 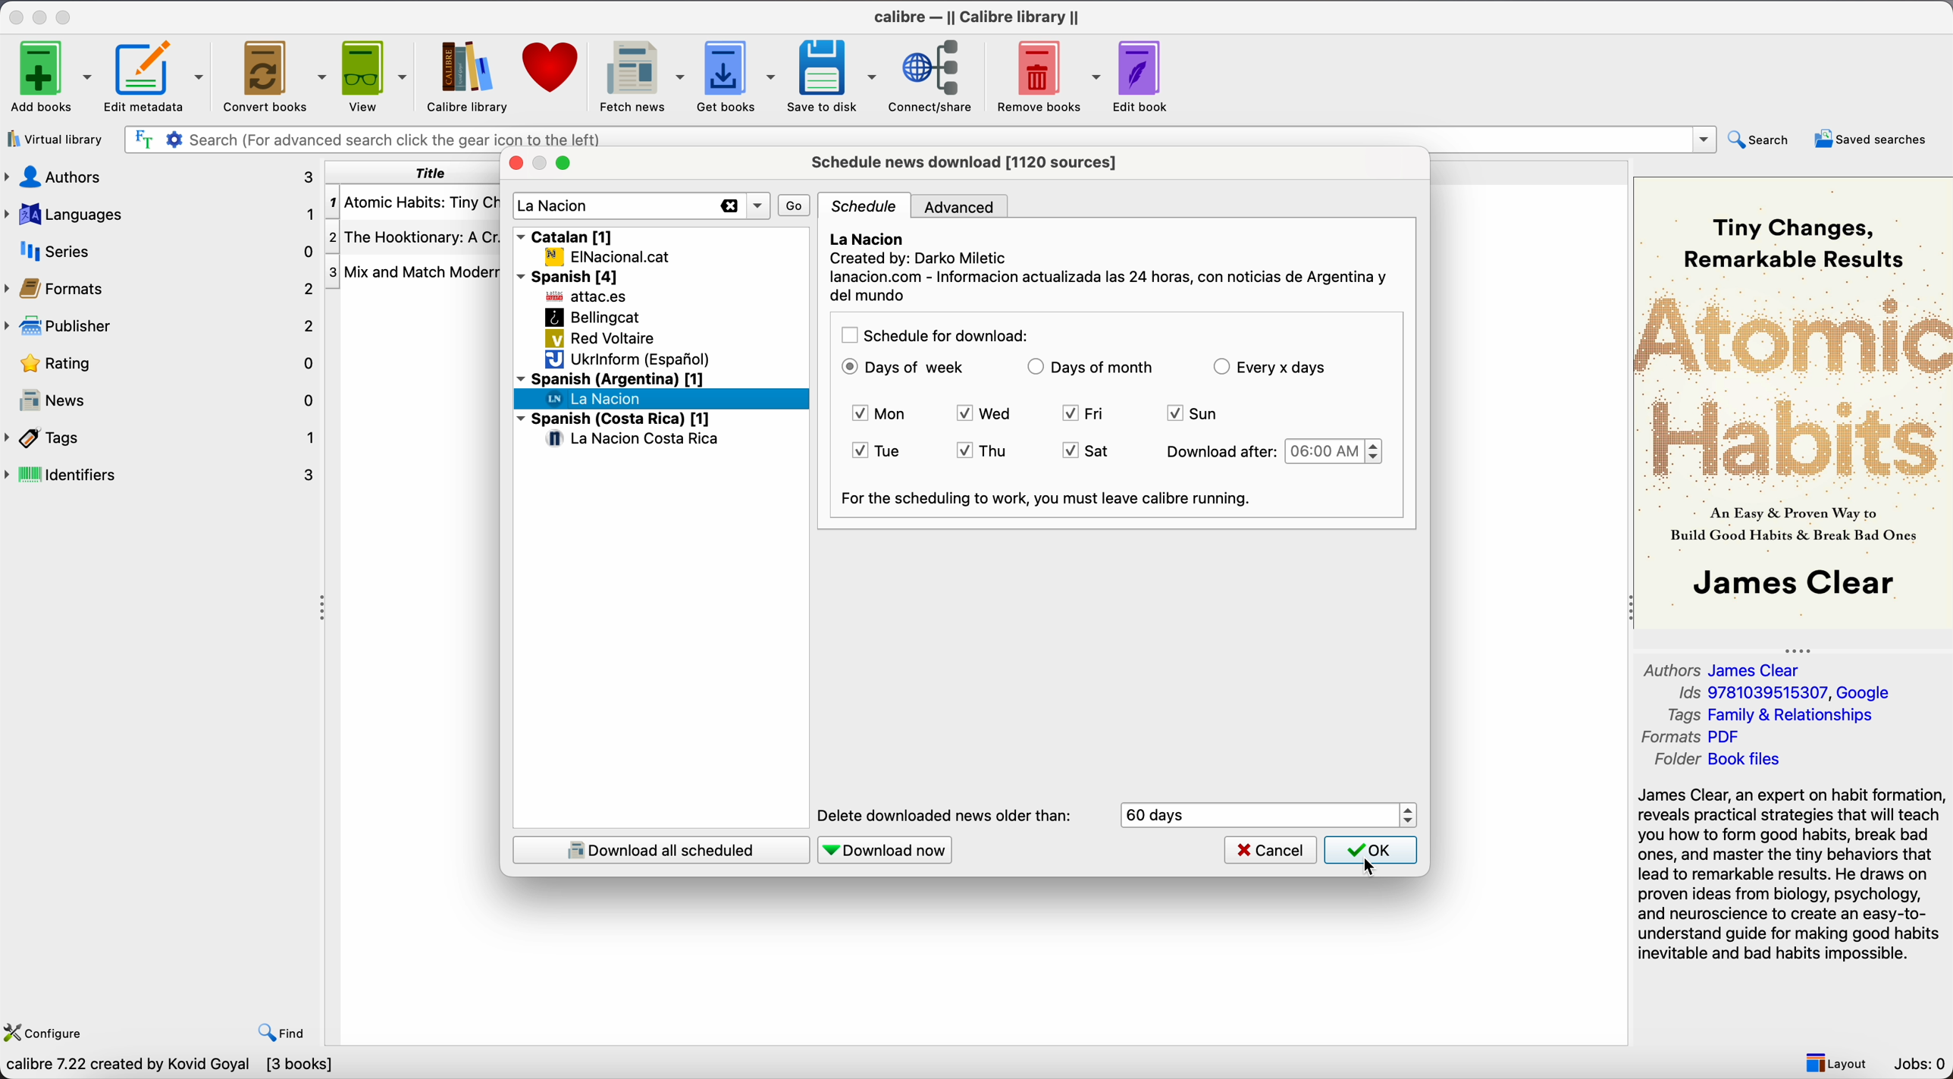 What do you see at coordinates (414, 237) in the screenshot?
I see `The Hooktionary: A Cr...` at bounding box center [414, 237].